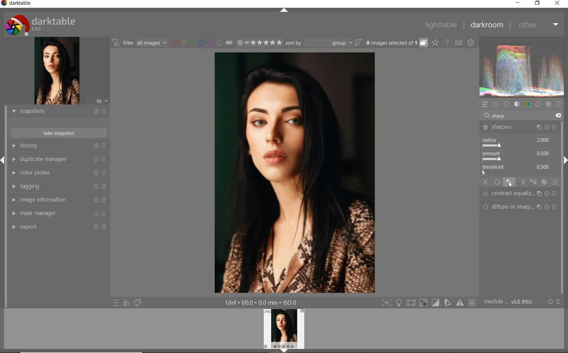  What do you see at coordinates (284, 329) in the screenshot?
I see `Preview Image` at bounding box center [284, 329].